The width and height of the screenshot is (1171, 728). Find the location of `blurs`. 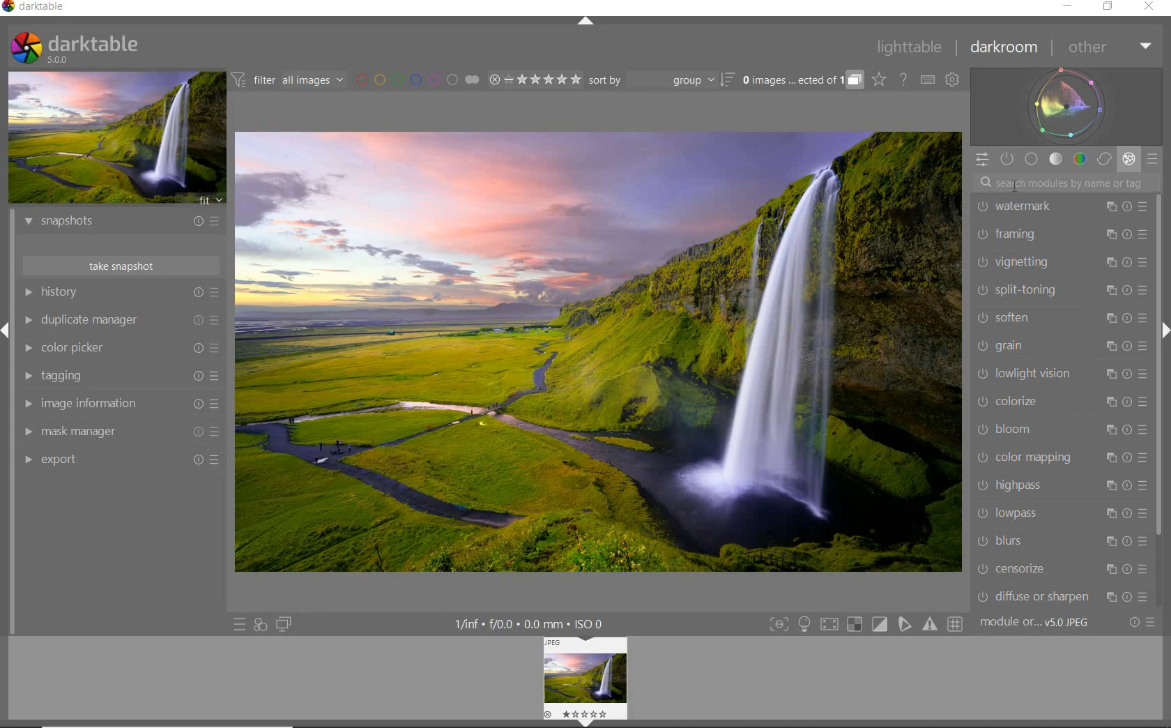

blurs is located at coordinates (1060, 542).